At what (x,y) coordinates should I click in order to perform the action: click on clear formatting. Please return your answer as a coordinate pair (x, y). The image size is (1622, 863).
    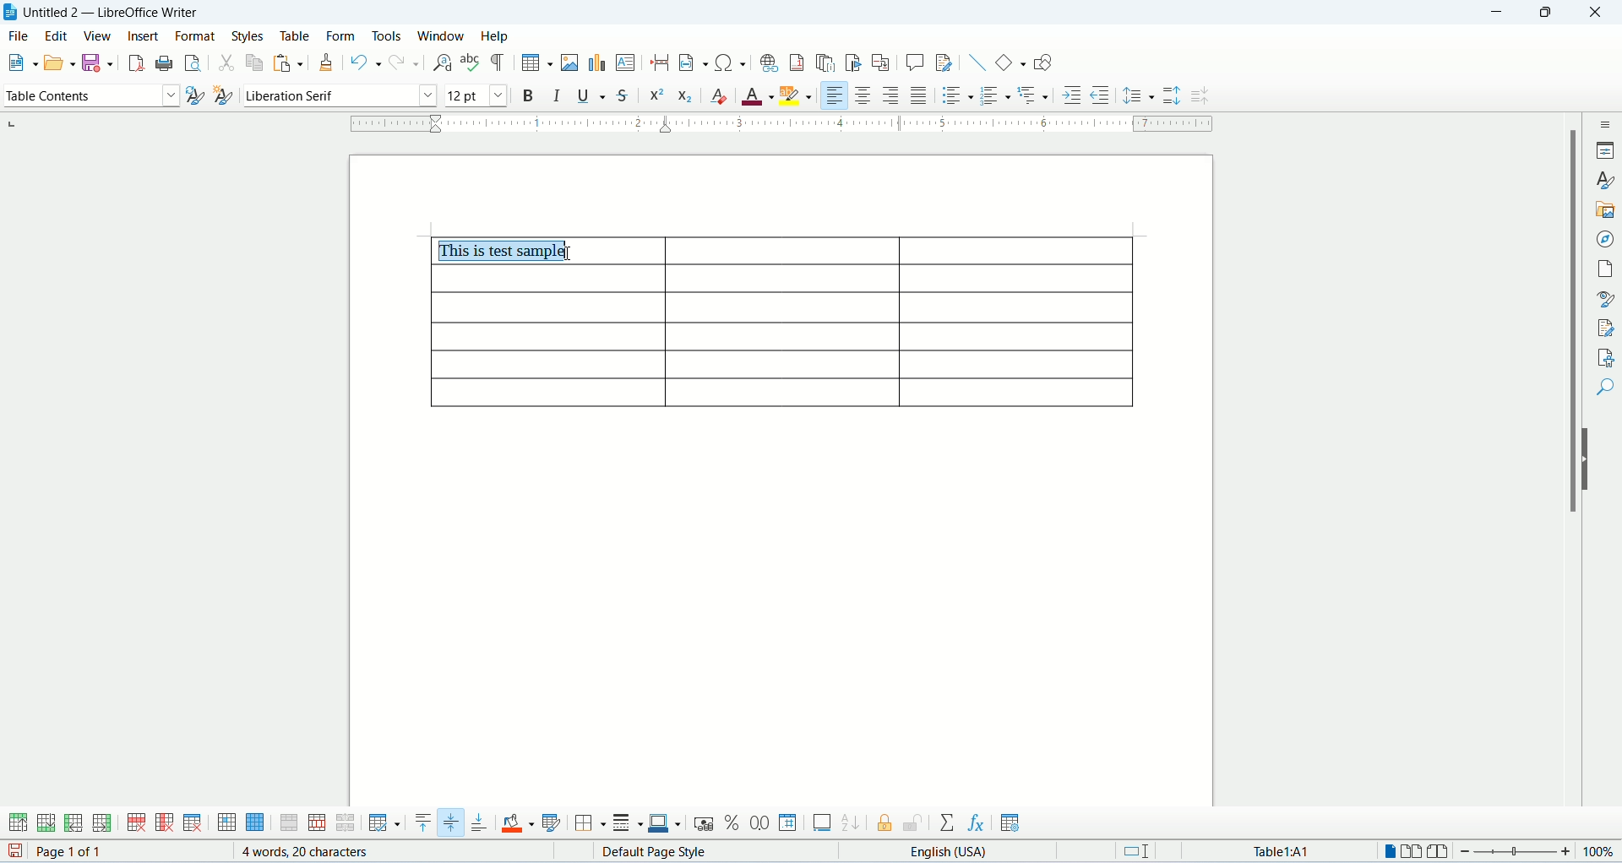
    Looking at the image, I should click on (719, 95).